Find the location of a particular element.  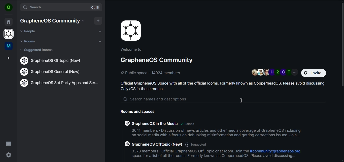

GrapheneOS Commuynity is located at coordinates (50, 21).